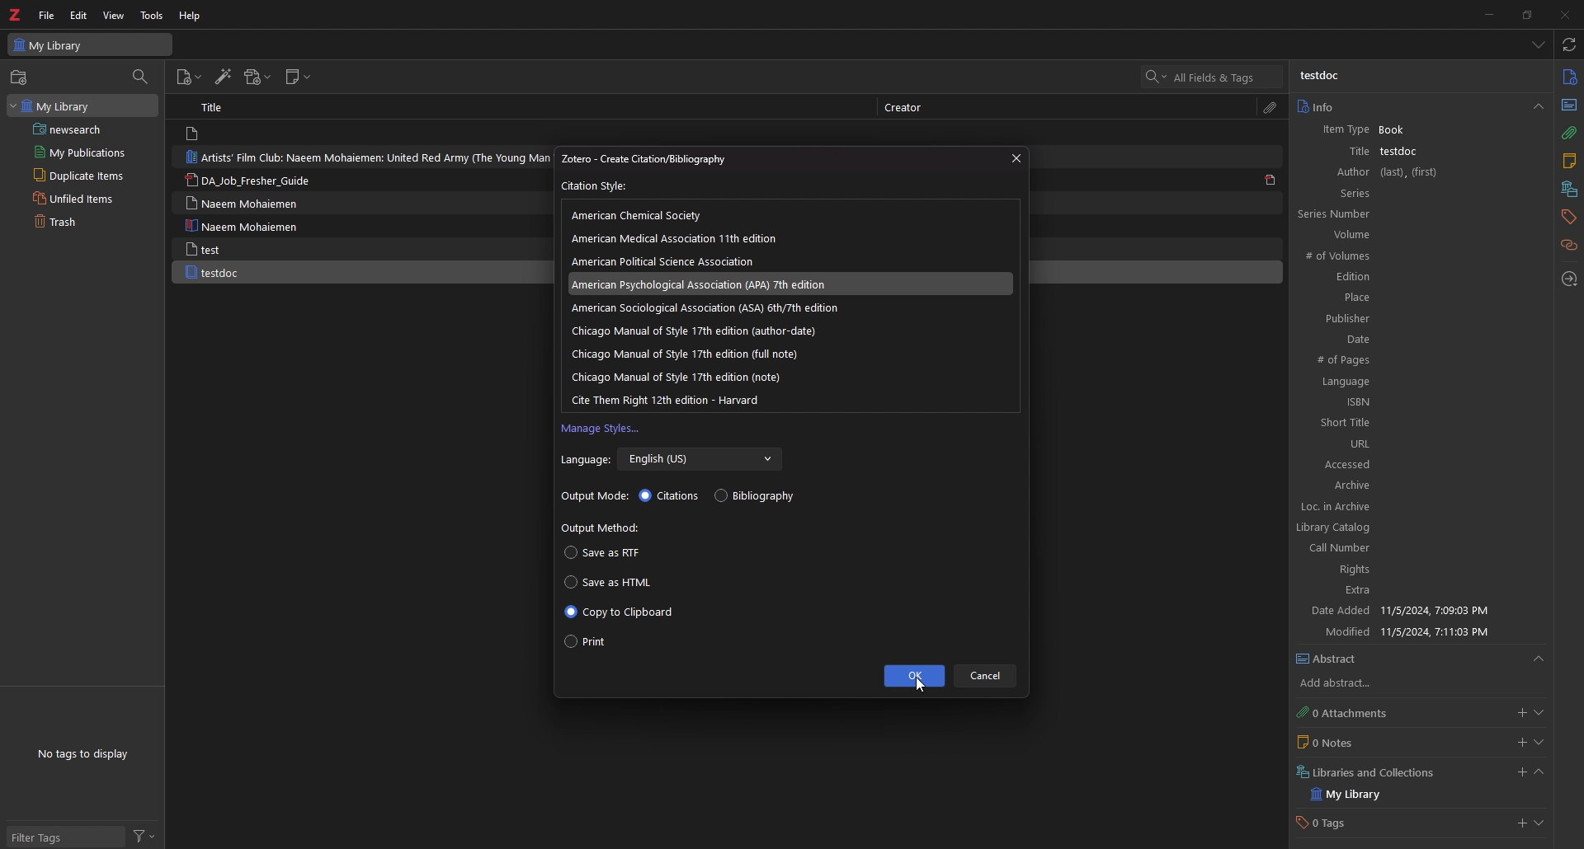 The image size is (1584, 849). I want to click on unfiled items, so click(78, 198).